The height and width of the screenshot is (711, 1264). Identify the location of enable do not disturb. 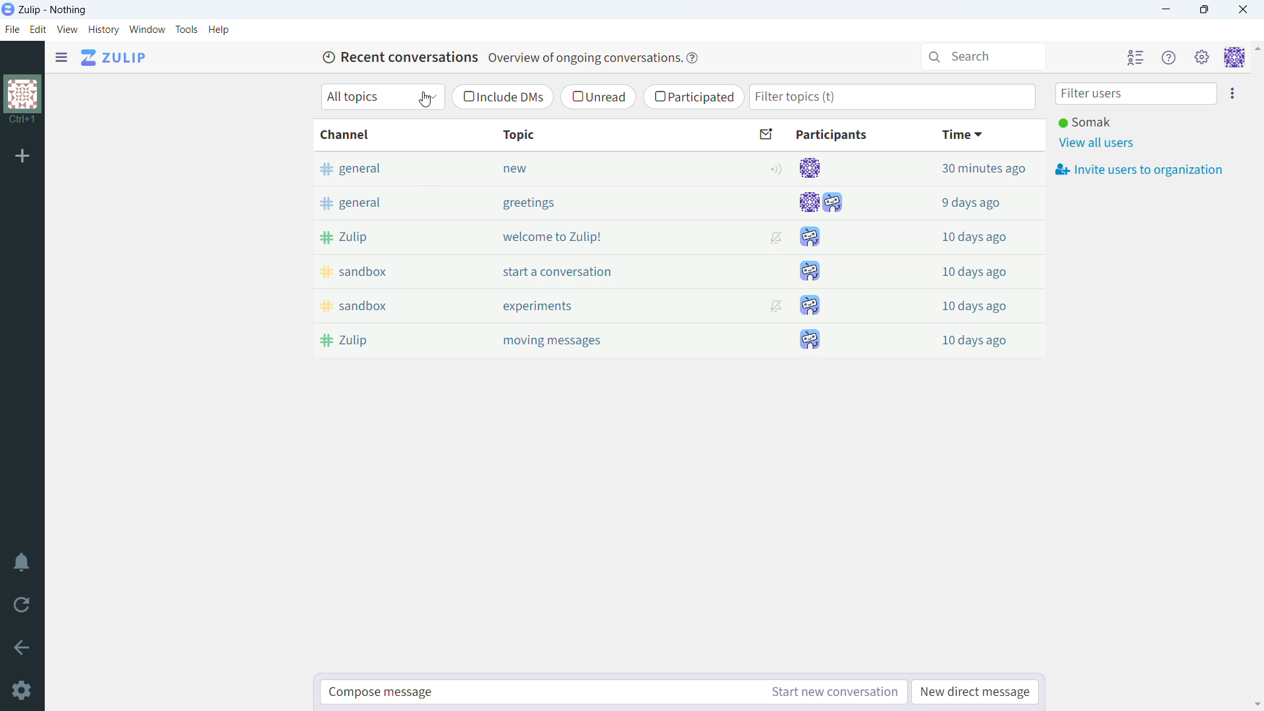
(24, 562).